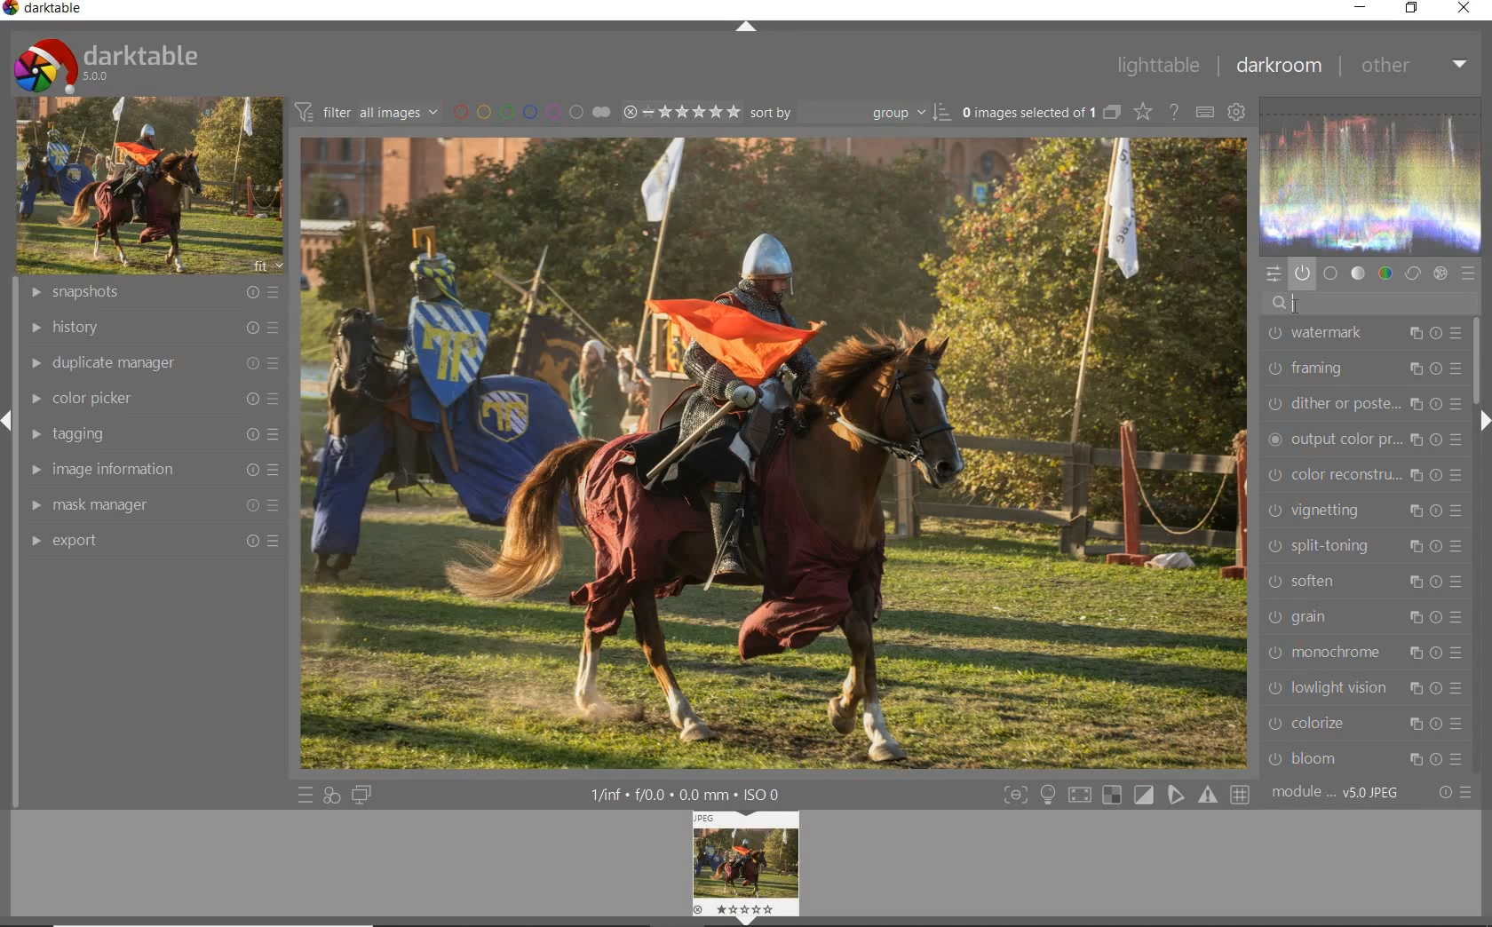 The width and height of the screenshot is (1492, 927). I want to click on bloom, so click(1362, 759).